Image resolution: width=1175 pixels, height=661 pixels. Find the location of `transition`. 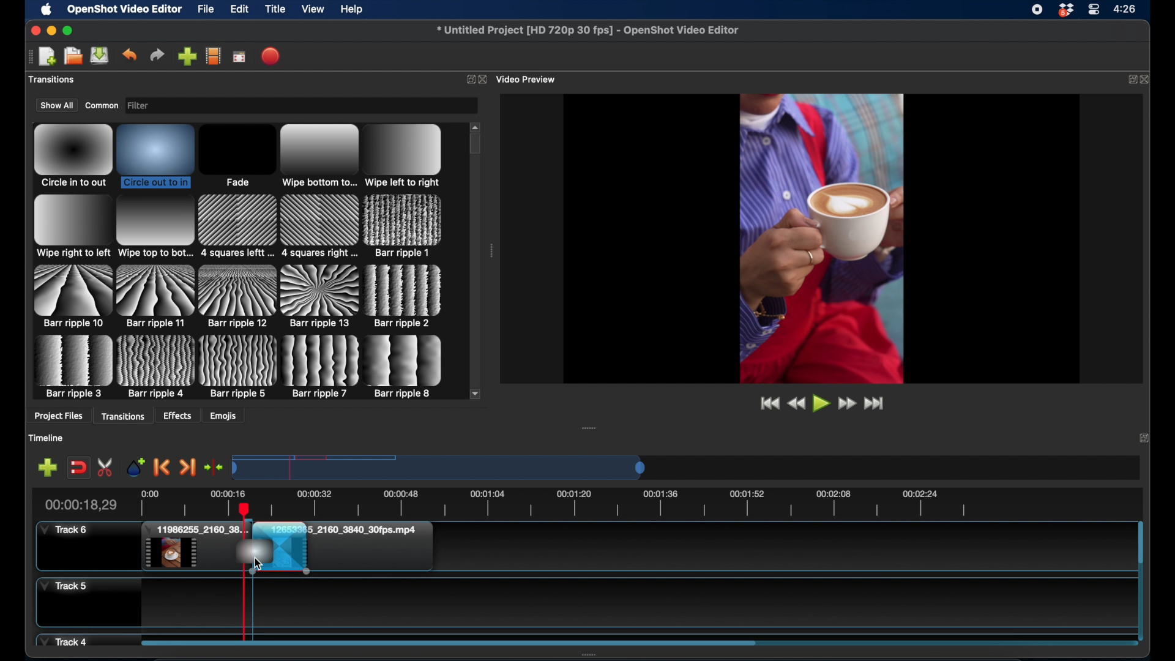

transition is located at coordinates (73, 156).